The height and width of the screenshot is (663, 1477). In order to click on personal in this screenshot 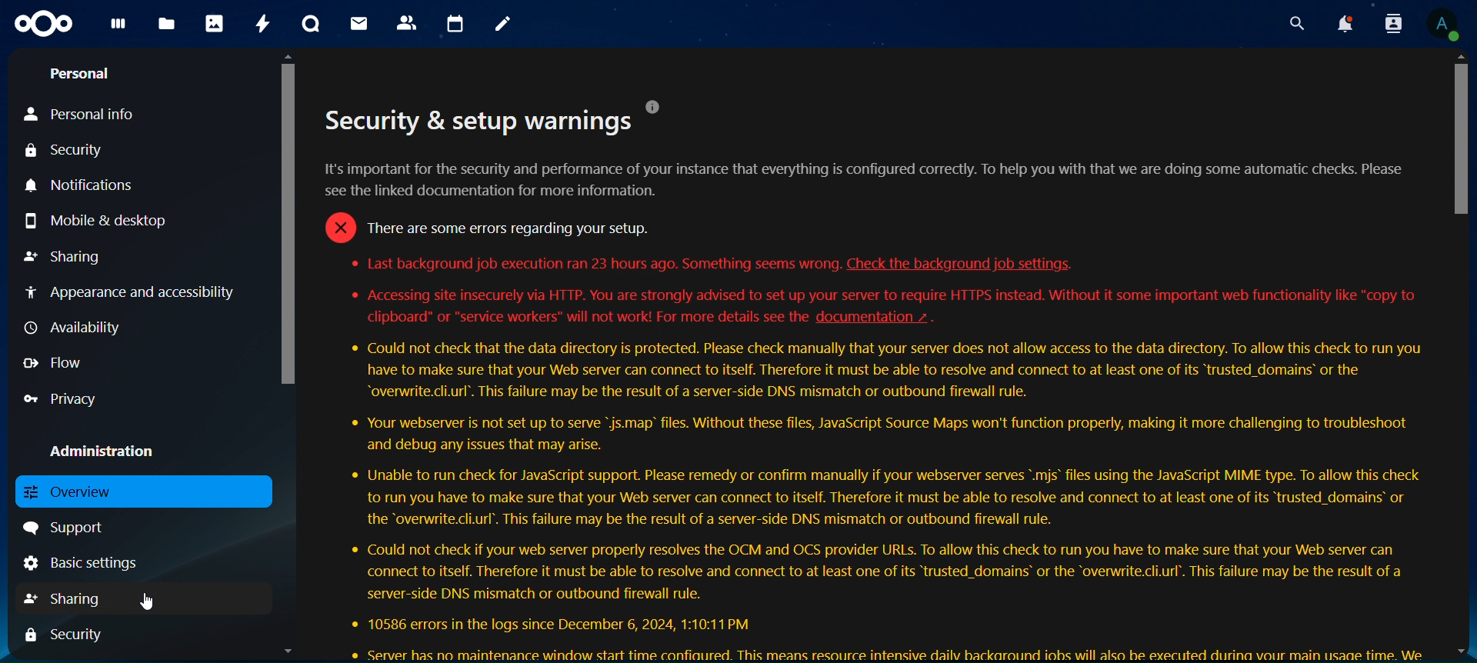, I will do `click(83, 72)`.